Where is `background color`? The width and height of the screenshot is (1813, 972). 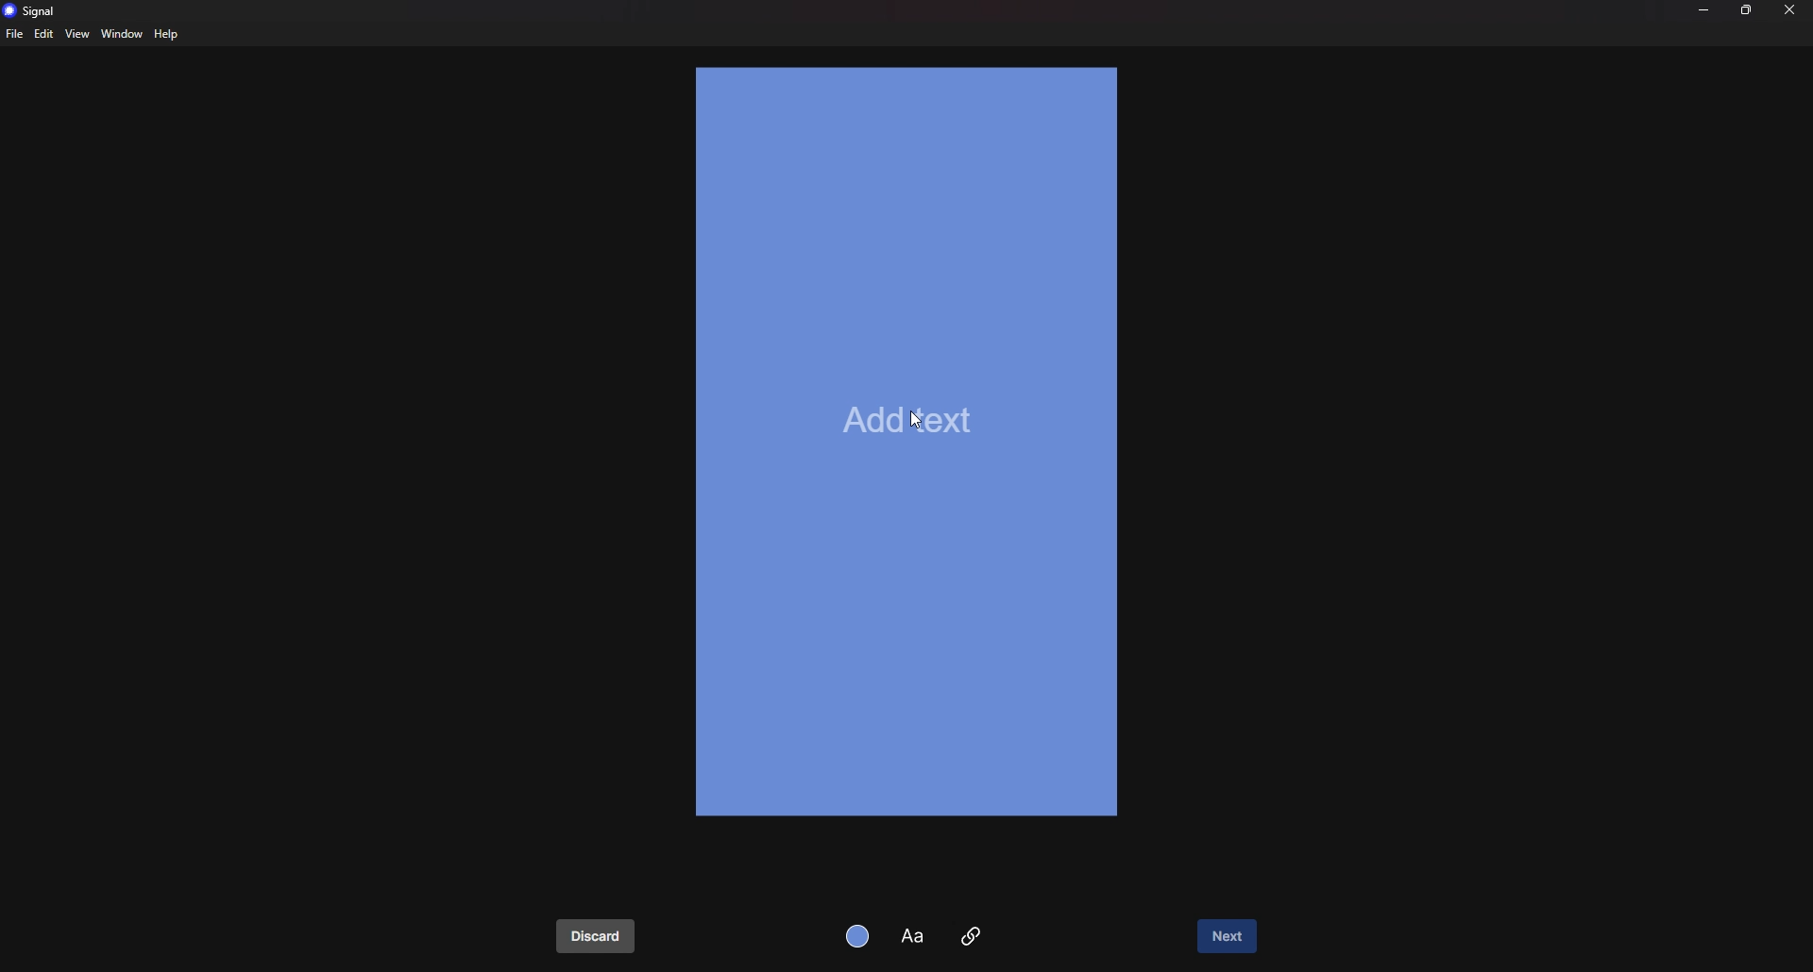
background color is located at coordinates (860, 935).